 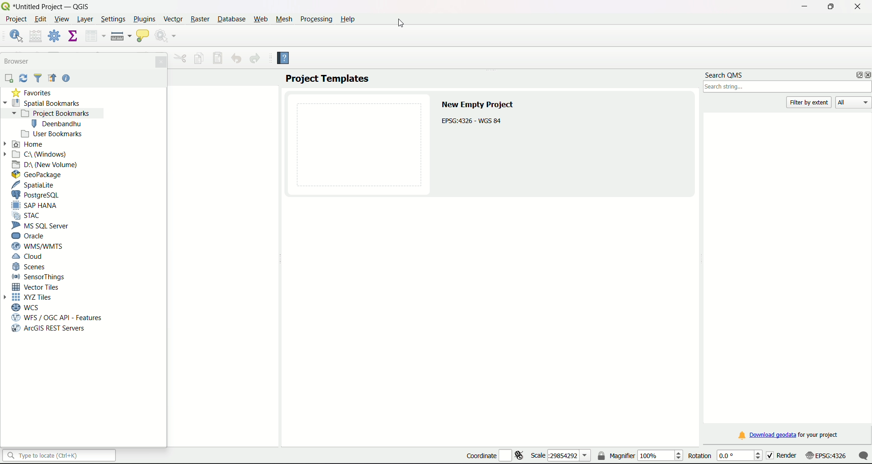 What do you see at coordinates (41, 194) in the screenshot?
I see `PostgreSQL` at bounding box center [41, 194].